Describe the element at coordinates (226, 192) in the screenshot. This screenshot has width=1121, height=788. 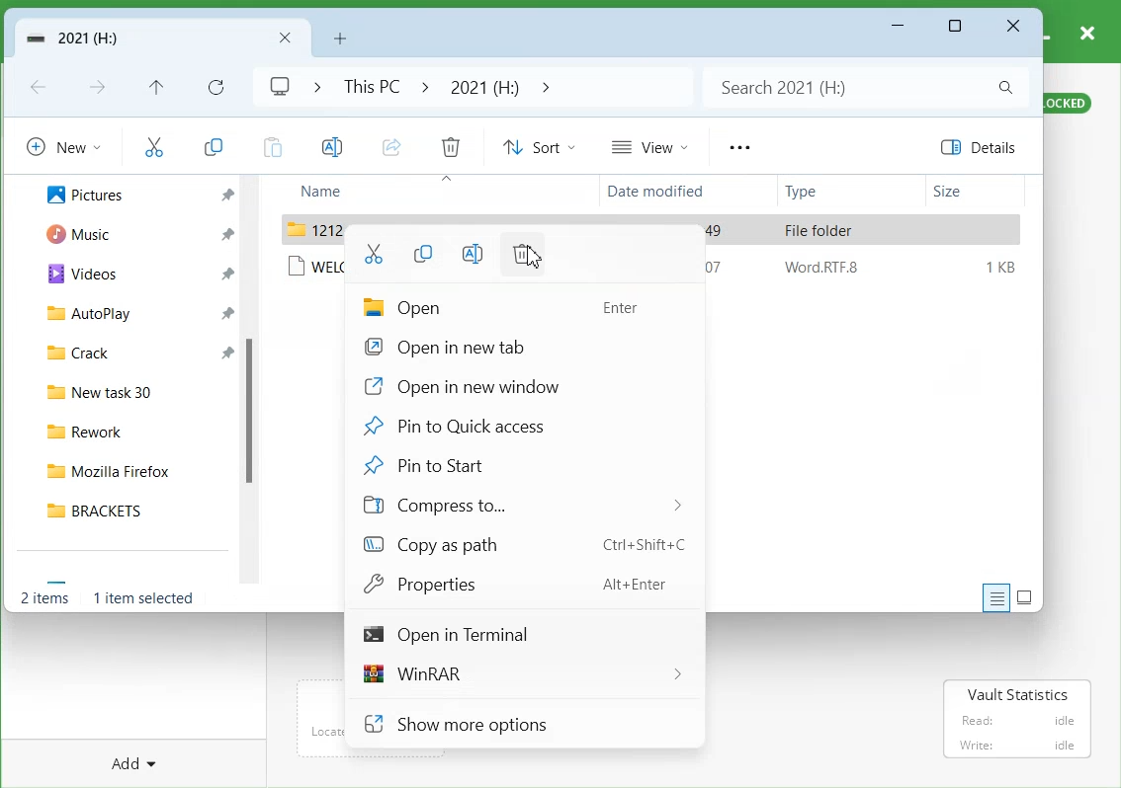
I see `Pin a file` at that location.